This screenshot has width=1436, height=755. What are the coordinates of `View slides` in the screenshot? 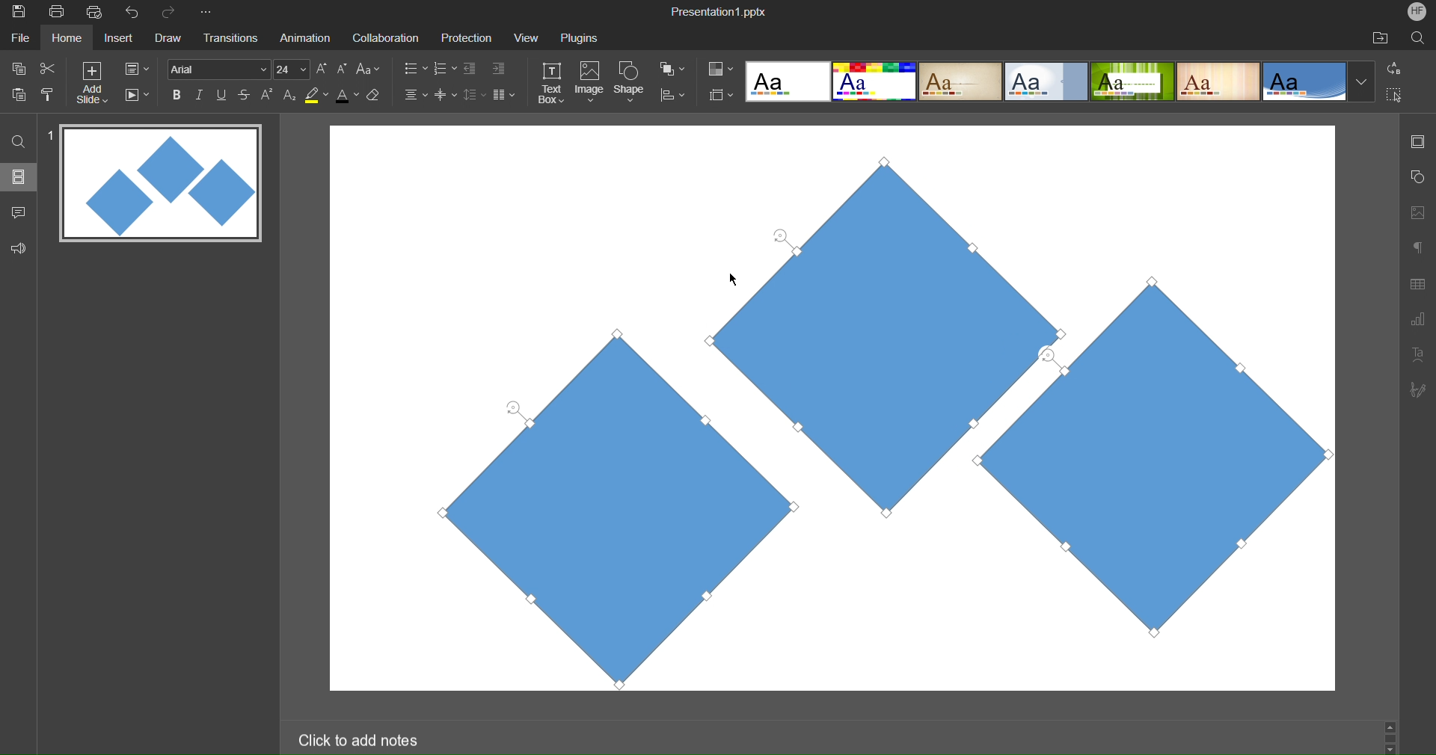 It's located at (18, 176).